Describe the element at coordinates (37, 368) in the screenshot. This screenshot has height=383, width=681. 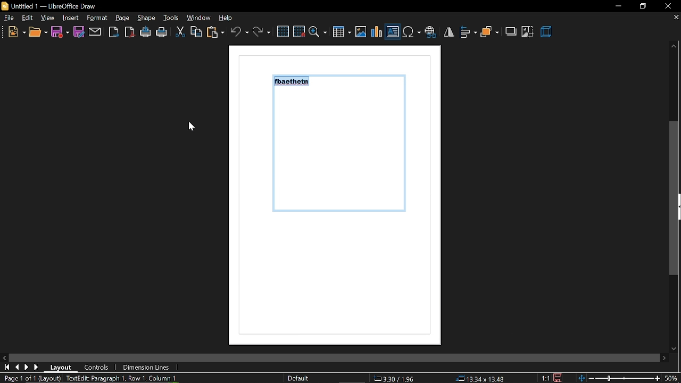
I see `go to last page` at that location.